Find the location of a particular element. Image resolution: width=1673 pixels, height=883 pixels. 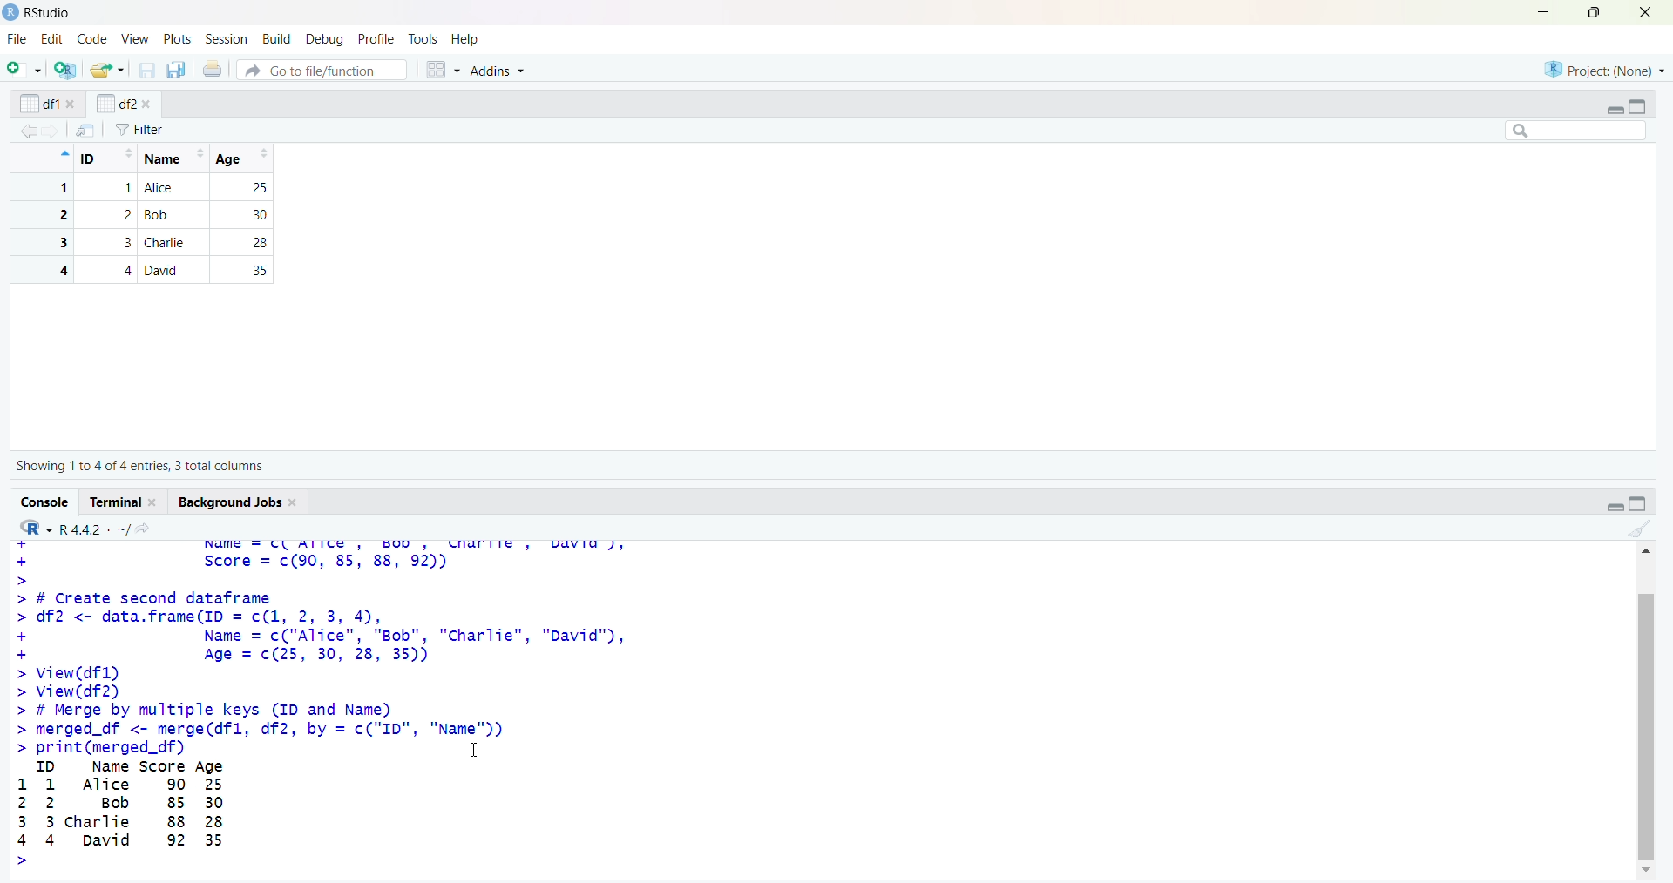

Name is located at coordinates (173, 158).